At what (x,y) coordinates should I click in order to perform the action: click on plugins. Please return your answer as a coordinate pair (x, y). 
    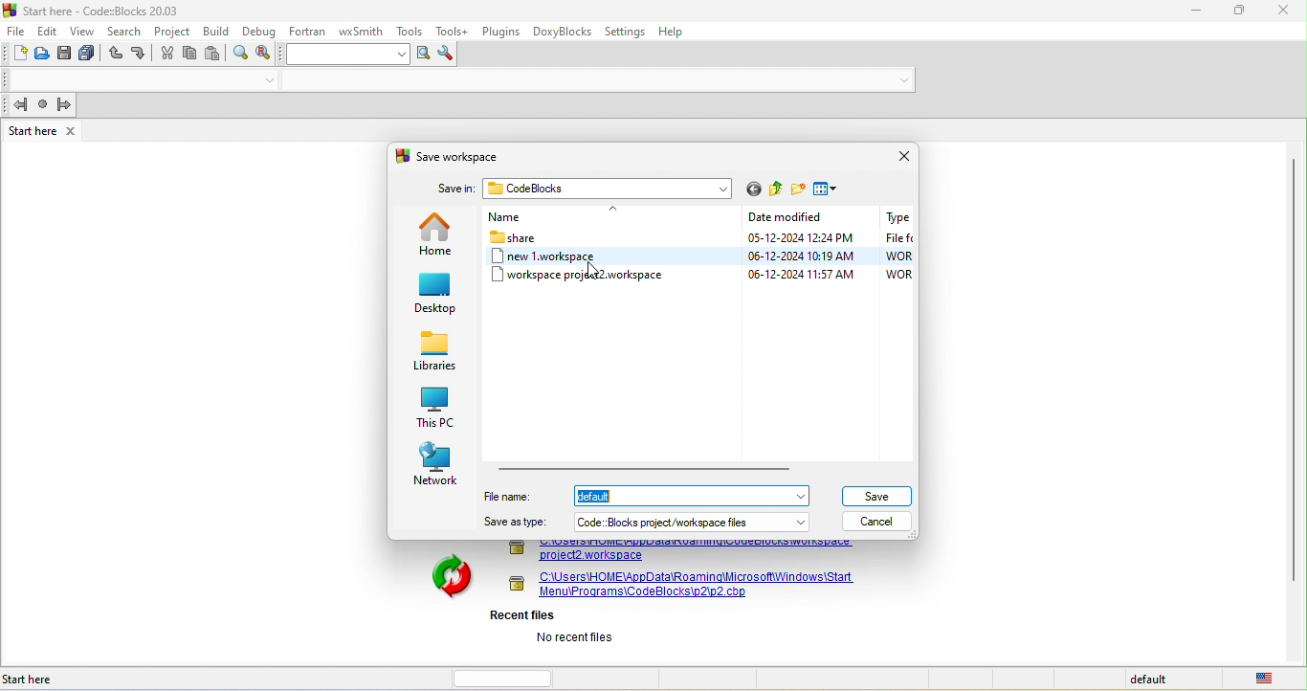
    Looking at the image, I should click on (500, 30).